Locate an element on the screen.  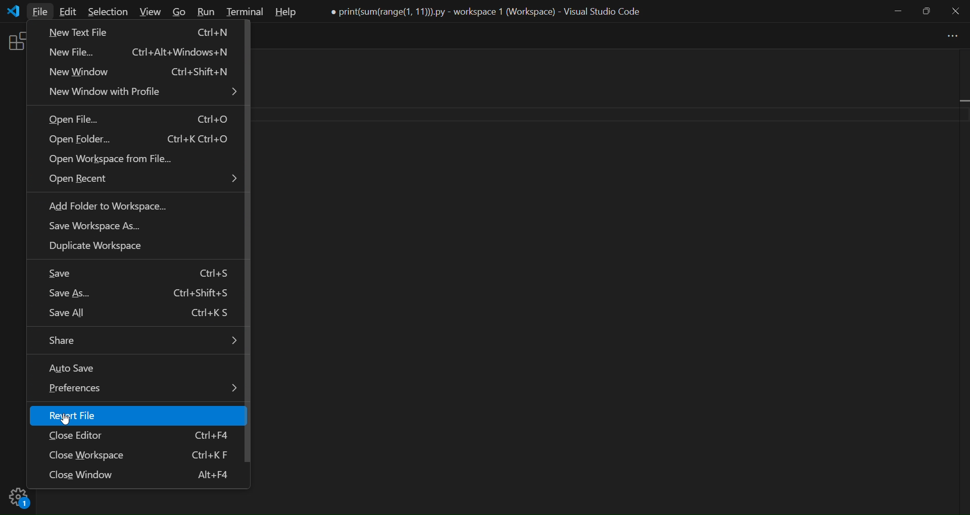
add folder to workspace is located at coordinates (107, 208).